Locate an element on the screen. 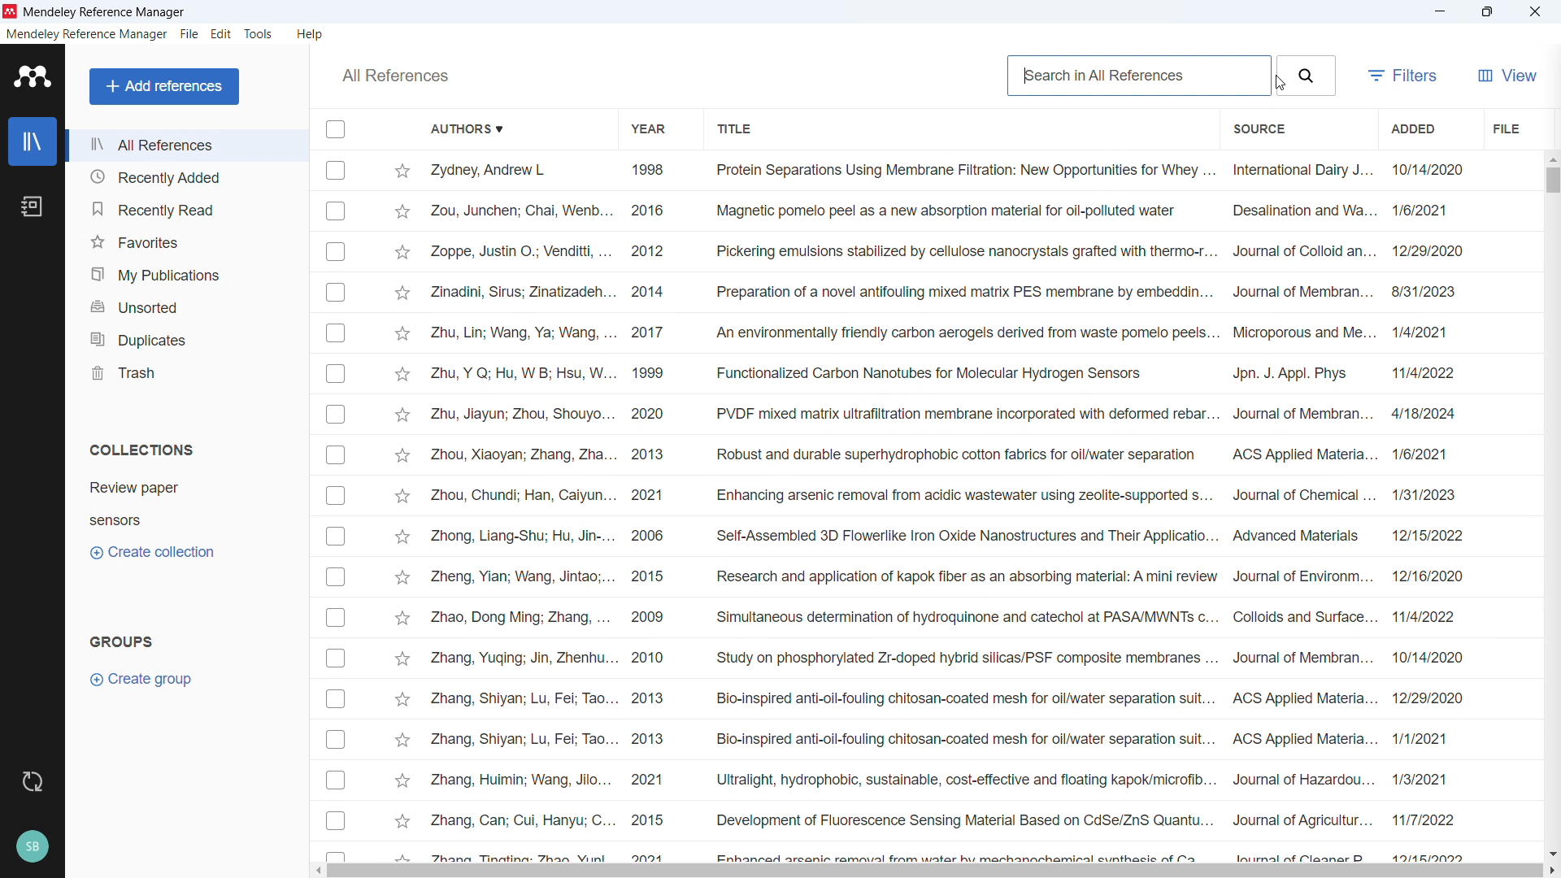 This screenshot has width=1561, height=878. library is located at coordinates (33, 141).